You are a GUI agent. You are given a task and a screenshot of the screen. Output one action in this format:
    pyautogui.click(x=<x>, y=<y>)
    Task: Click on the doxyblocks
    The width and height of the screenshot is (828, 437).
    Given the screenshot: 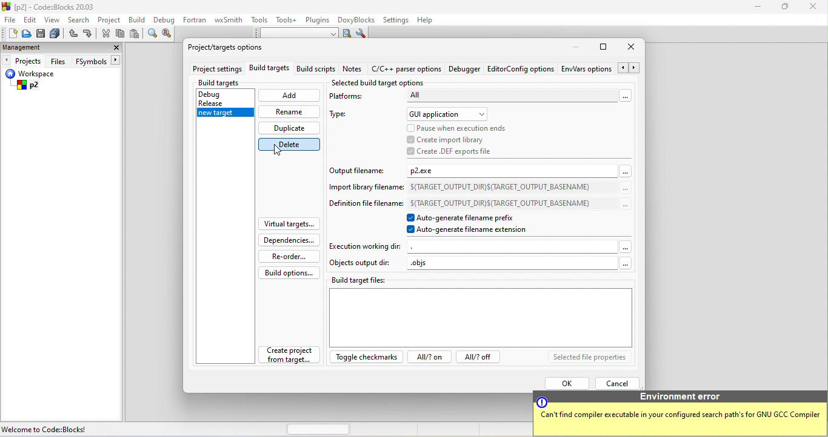 What is the action you would take?
    pyautogui.click(x=358, y=19)
    